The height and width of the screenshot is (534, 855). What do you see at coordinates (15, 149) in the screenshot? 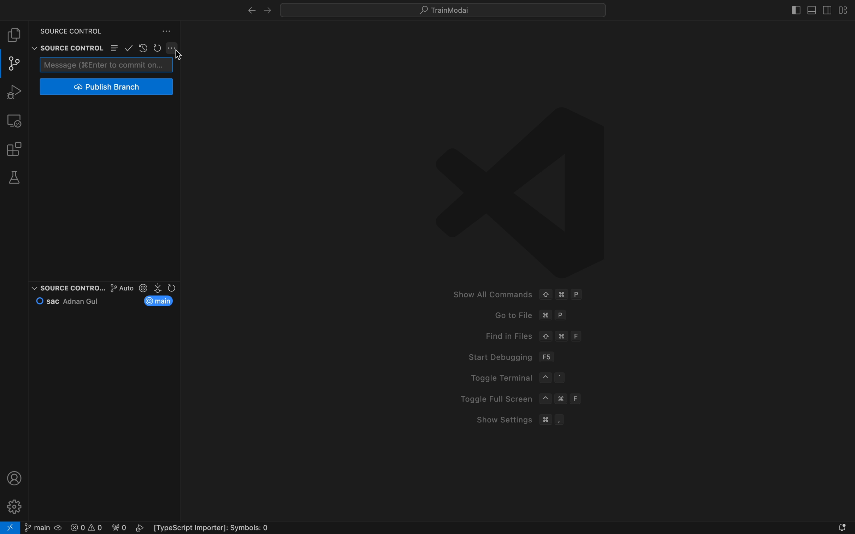
I see `extensions` at bounding box center [15, 149].